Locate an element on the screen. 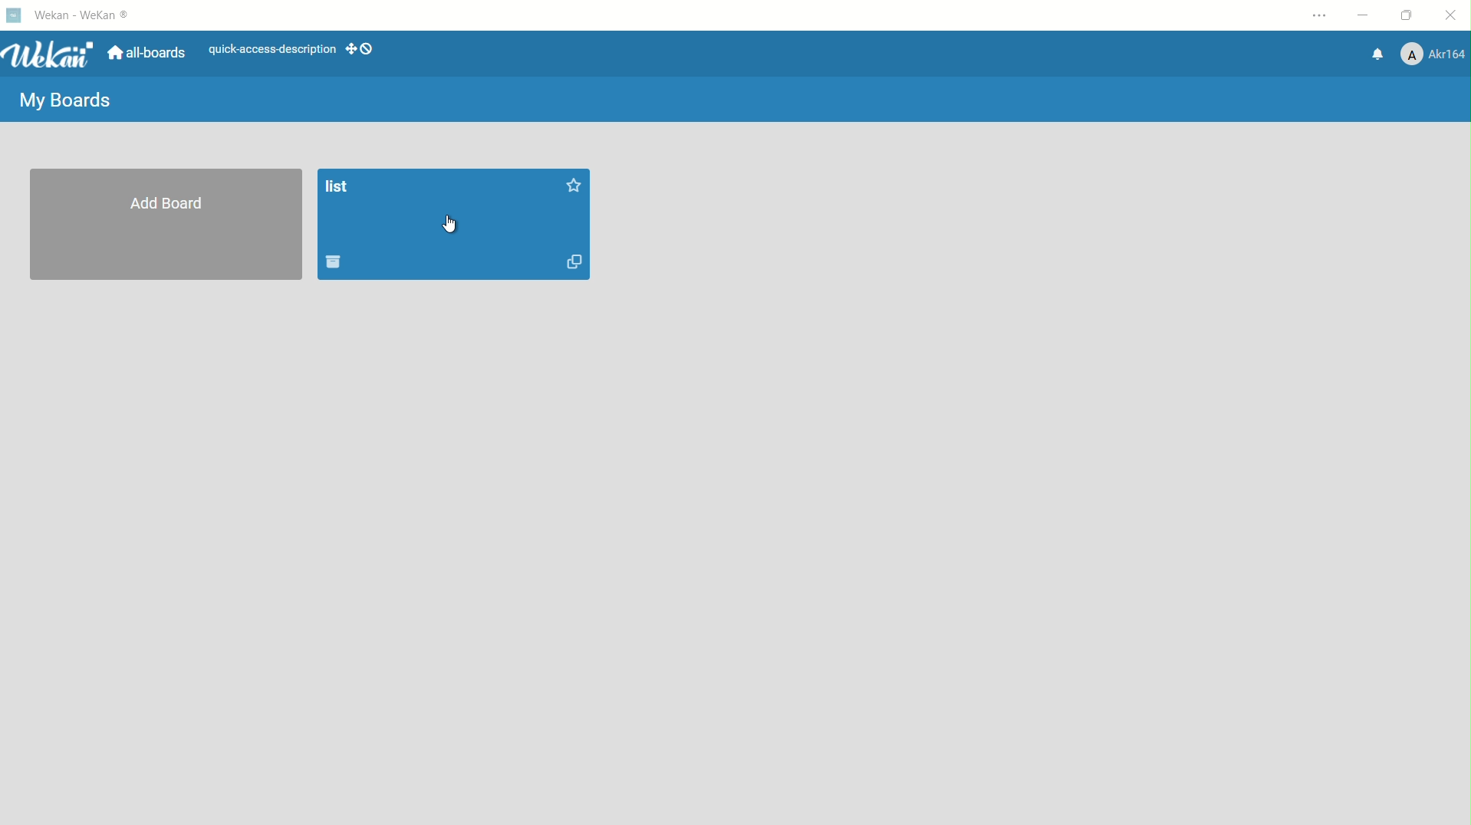 This screenshot has width=1471, height=825. cursor is located at coordinates (449, 225).